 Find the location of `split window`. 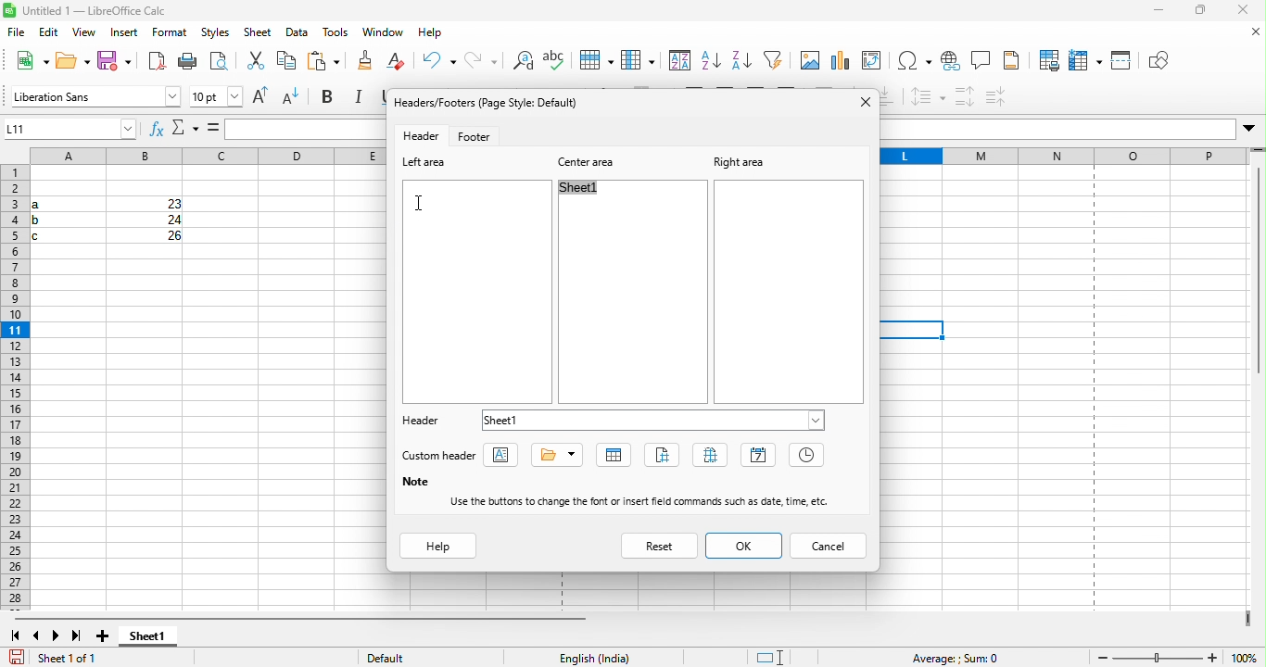

split window is located at coordinates (1120, 61).